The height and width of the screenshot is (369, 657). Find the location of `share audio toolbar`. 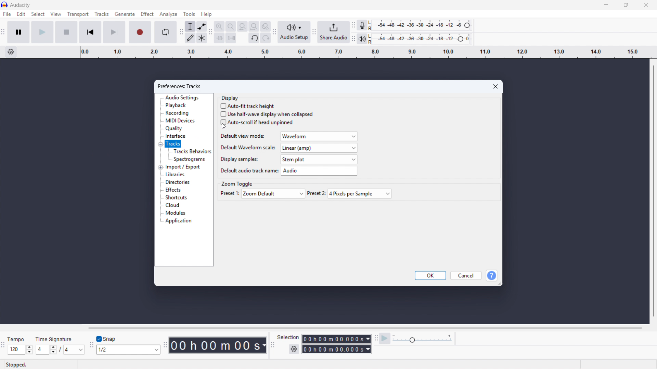

share audio toolbar is located at coordinates (314, 32).